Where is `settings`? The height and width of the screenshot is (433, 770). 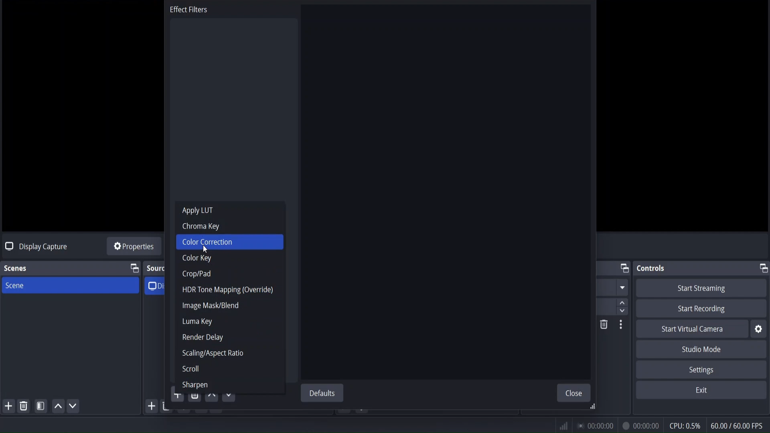
settings is located at coordinates (700, 370).